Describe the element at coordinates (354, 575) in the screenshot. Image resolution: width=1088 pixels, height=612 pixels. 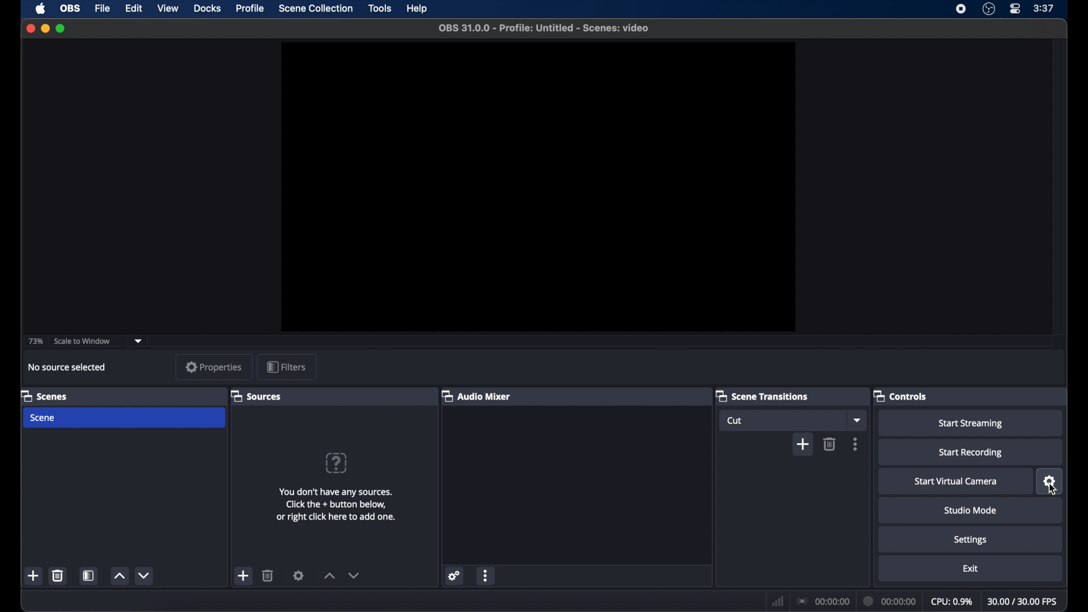
I see `decrement` at that location.